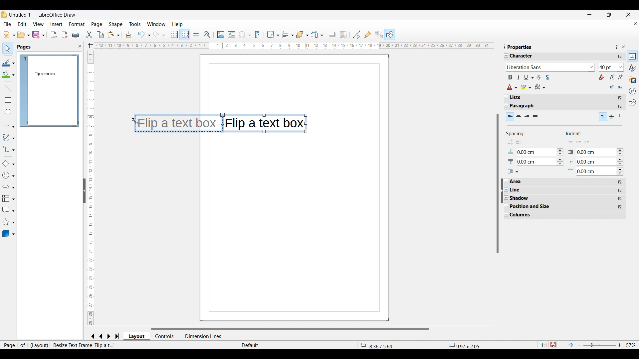  Describe the element at coordinates (114, 35) in the screenshot. I see `Paste` at that location.